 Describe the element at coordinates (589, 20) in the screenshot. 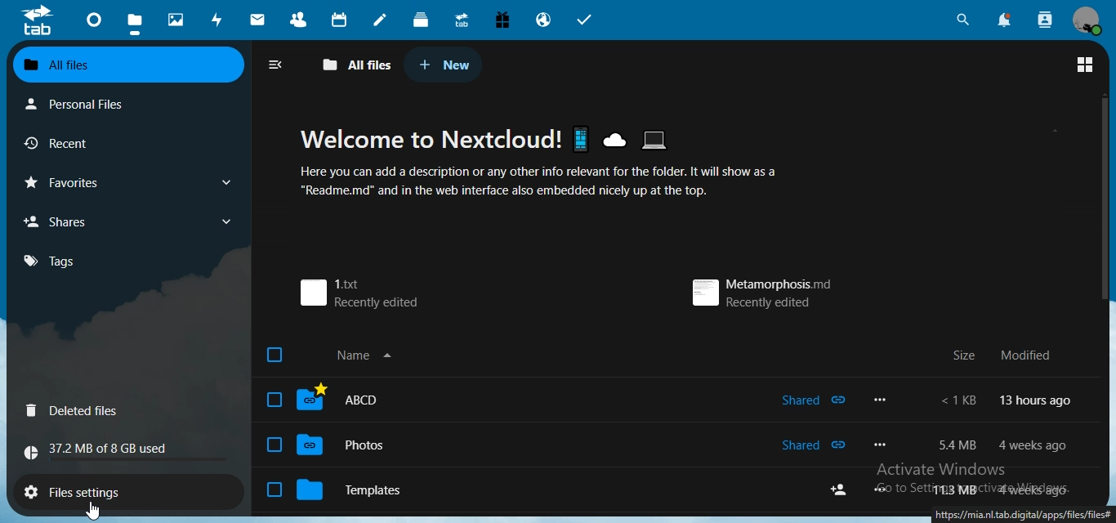

I see `tasks` at that location.